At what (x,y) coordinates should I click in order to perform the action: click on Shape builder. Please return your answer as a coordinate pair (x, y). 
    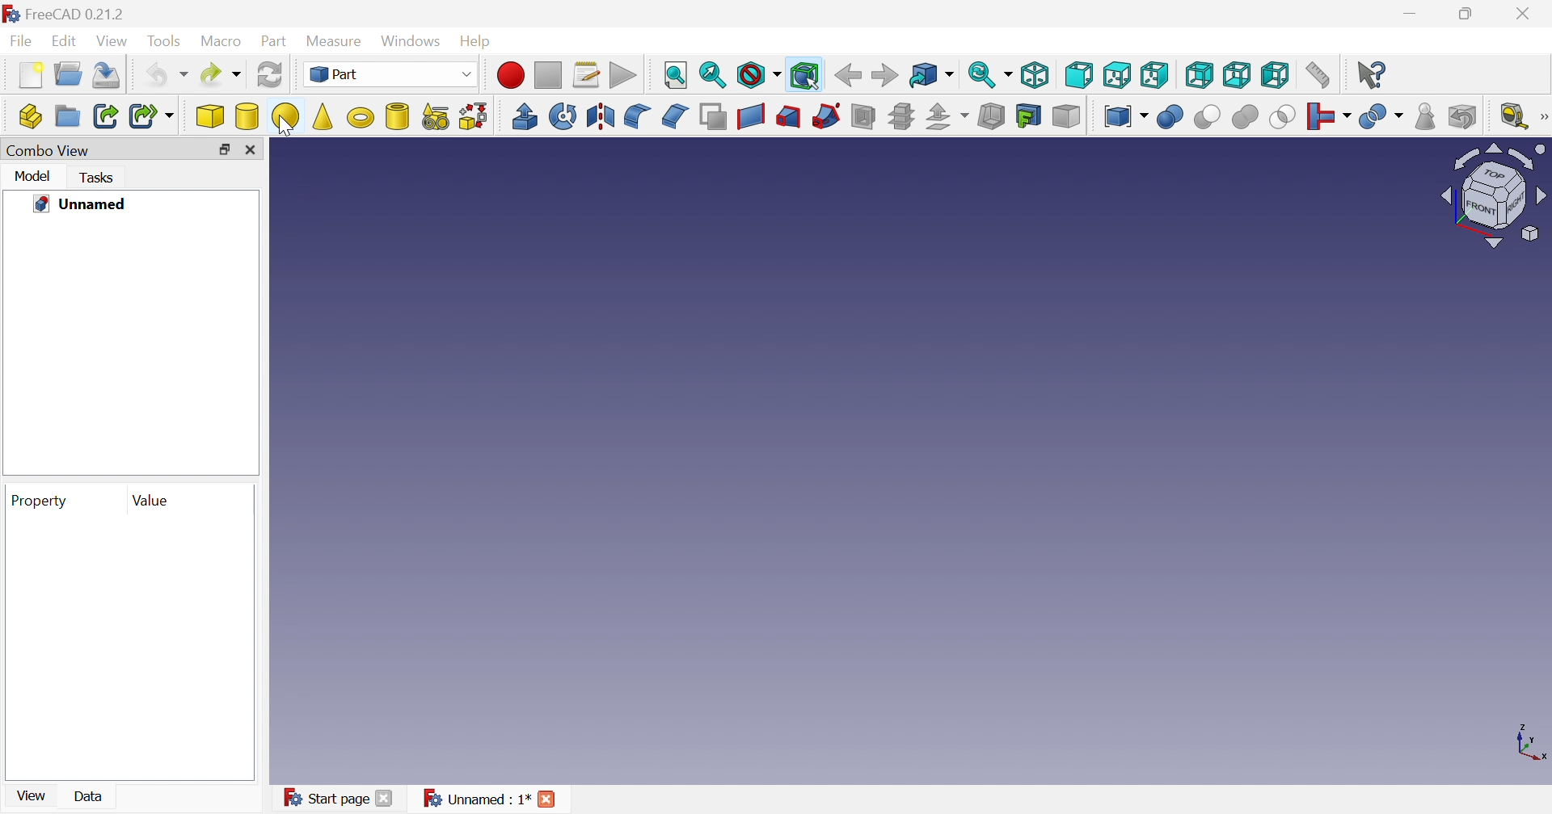
    Looking at the image, I should click on (473, 115).